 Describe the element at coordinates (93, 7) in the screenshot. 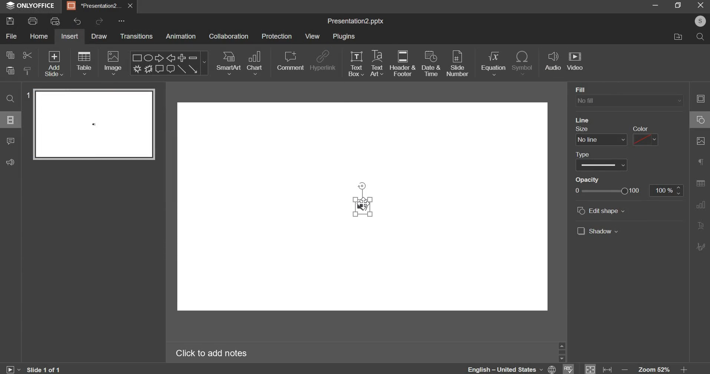

I see `Presentation2` at that location.